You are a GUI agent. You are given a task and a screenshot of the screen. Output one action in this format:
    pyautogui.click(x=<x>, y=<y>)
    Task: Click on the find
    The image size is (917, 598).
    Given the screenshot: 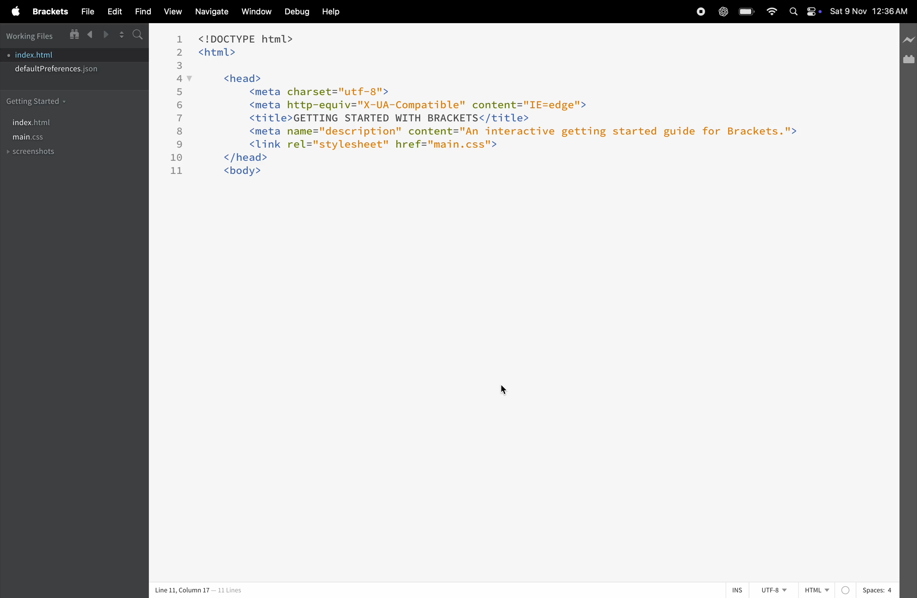 What is the action you would take?
    pyautogui.click(x=142, y=12)
    